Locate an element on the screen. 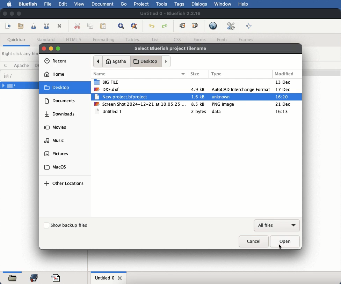  go is located at coordinates (124, 4).